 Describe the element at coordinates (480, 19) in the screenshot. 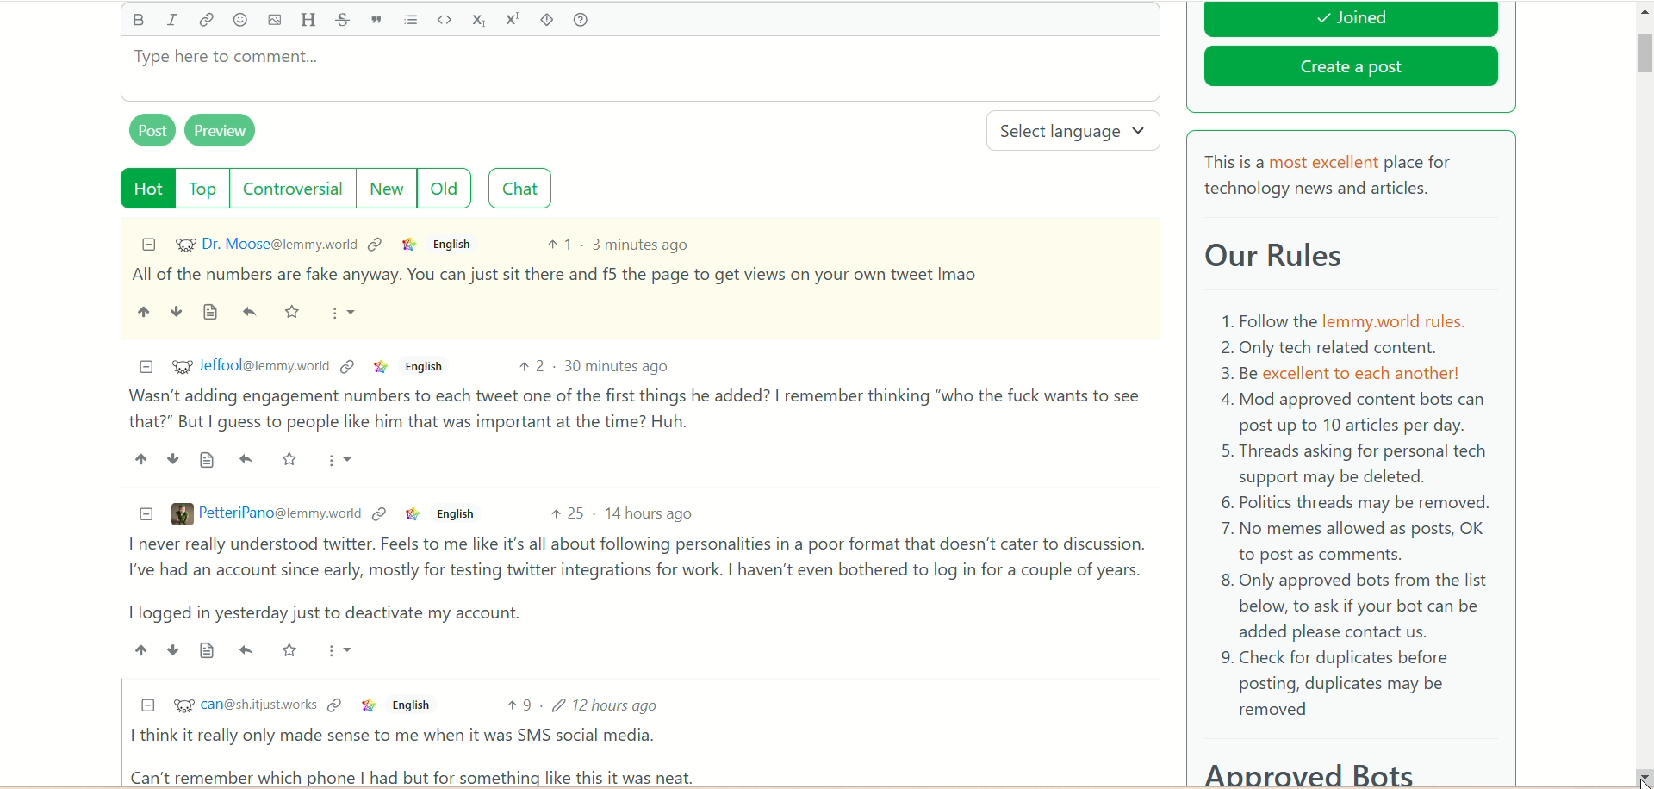

I see `subscript` at that location.